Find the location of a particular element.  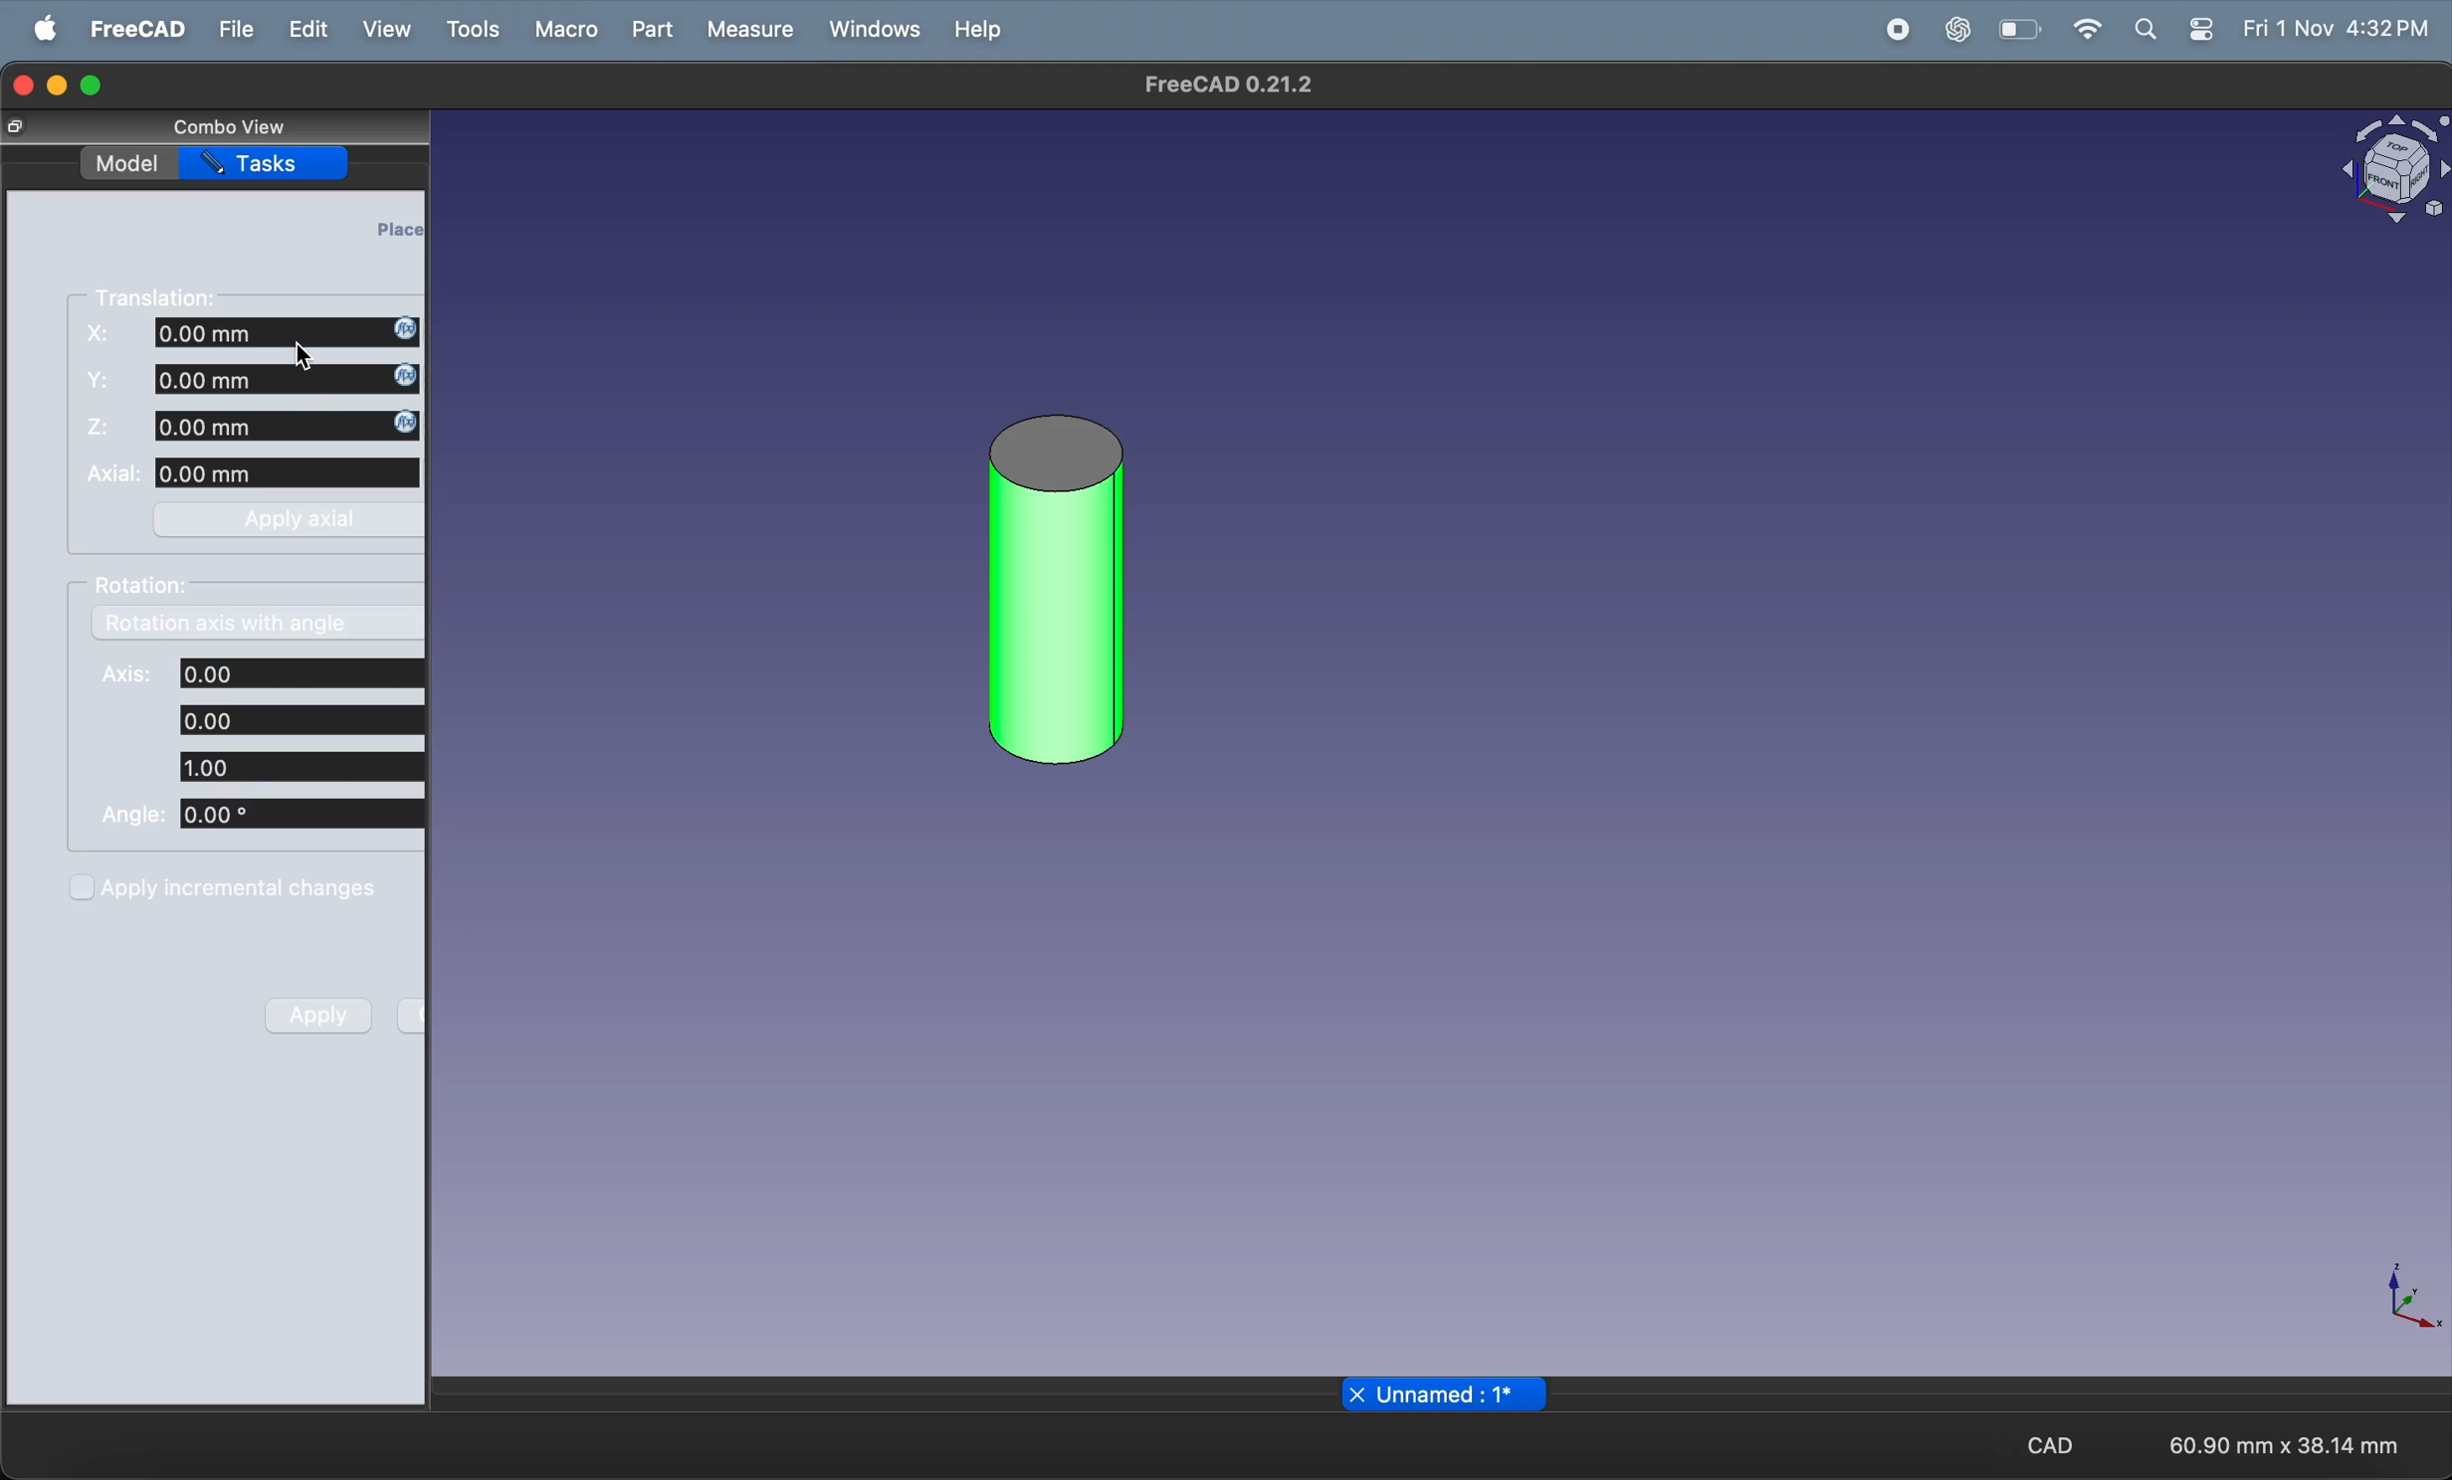

part is located at coordinates (649, 28).